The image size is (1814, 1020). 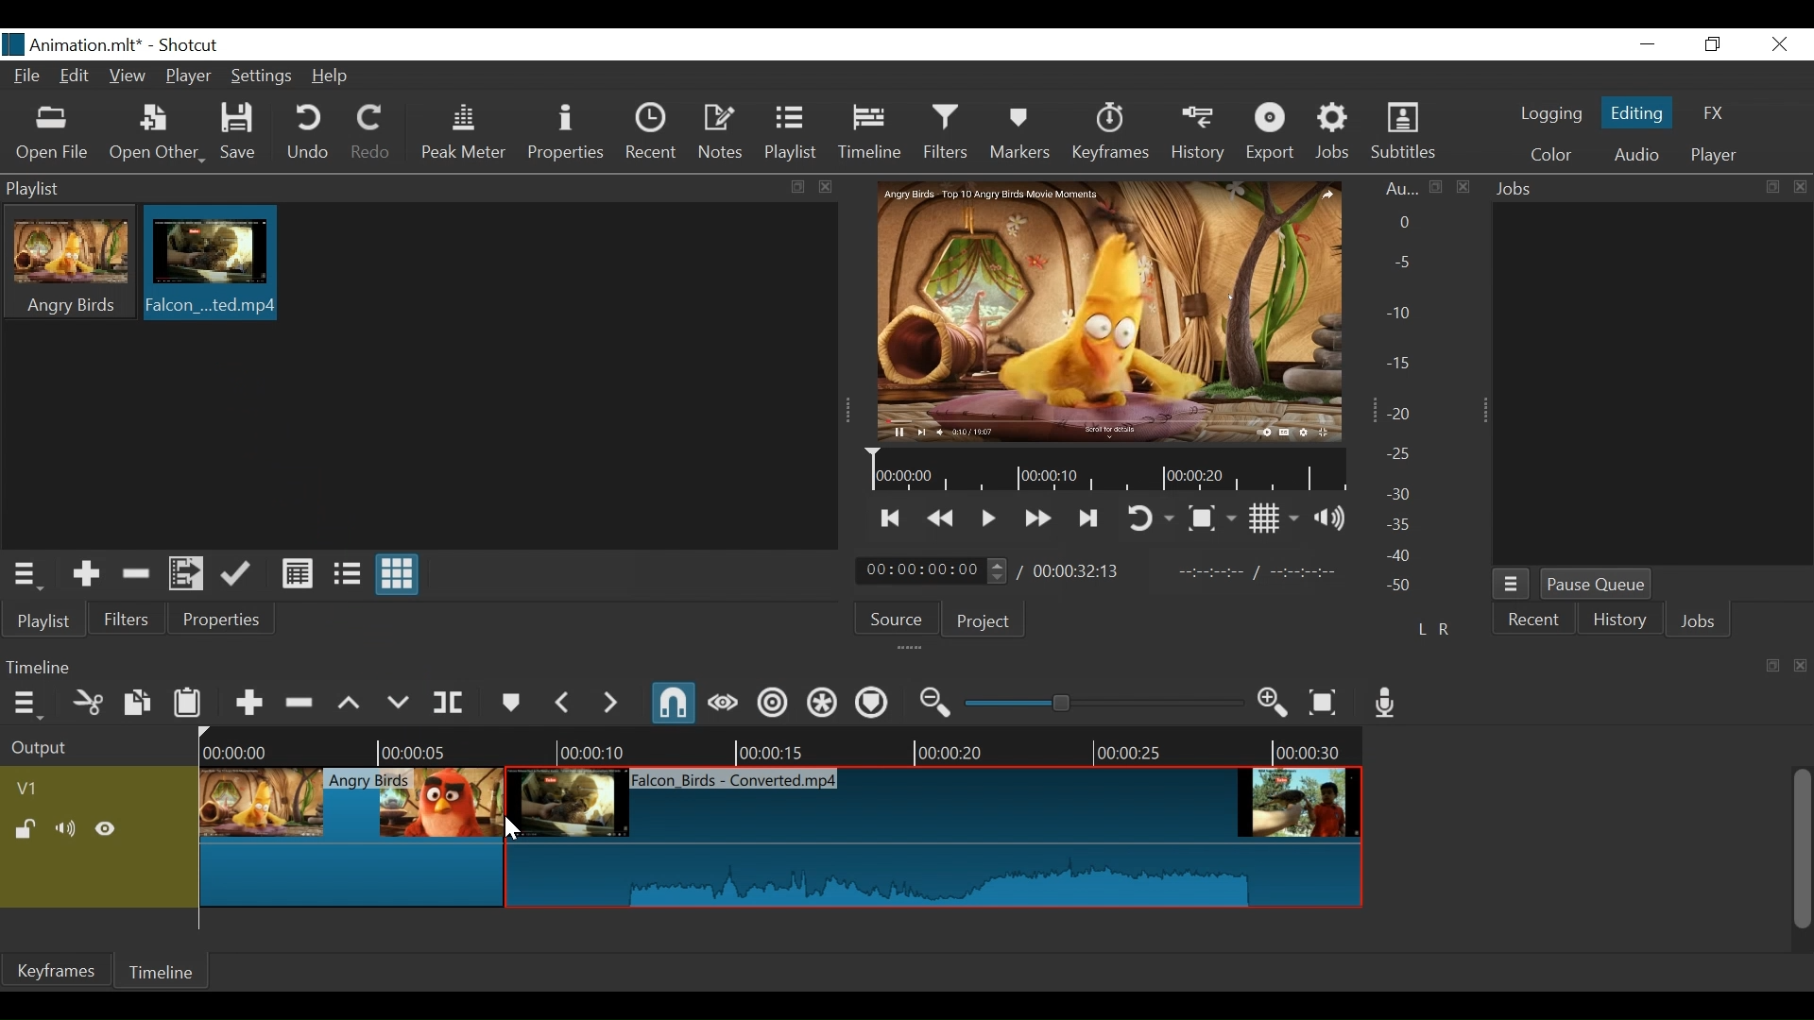 What do you see at coordinates (373, 134) in the screenshot?
I see `Redo` at bounding box center [373, 134].